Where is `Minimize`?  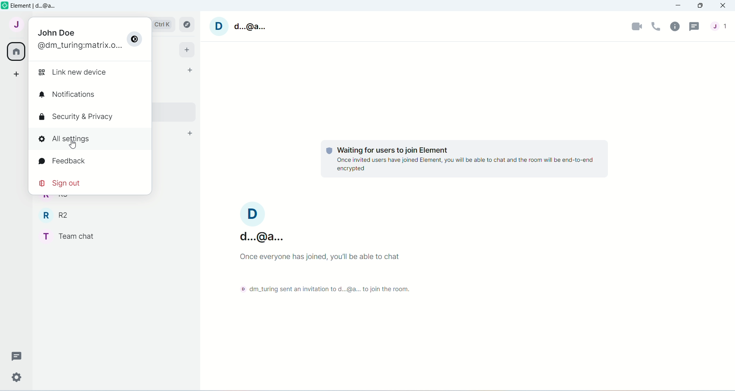
Minimize is located at coordinates (679, 5).